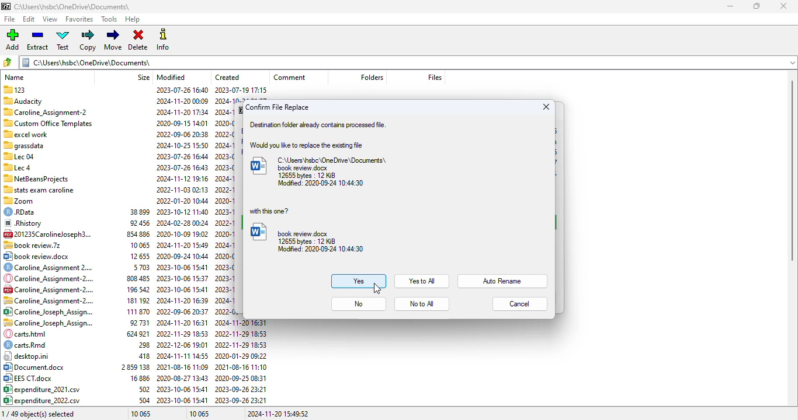 This screenshot has width=798, height=420. Describe the element at coordinates (21, 200) in the screenshot. I see `zoom` at that location.